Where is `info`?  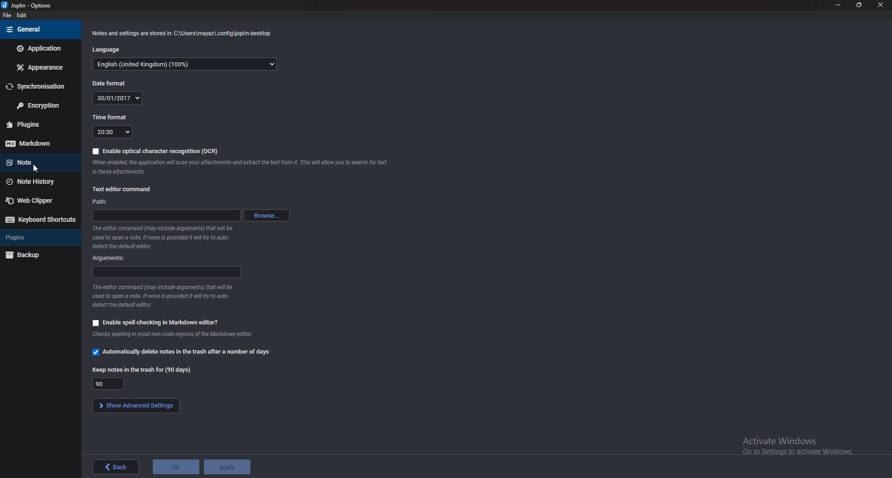
info is located at coordinates (242, 167).